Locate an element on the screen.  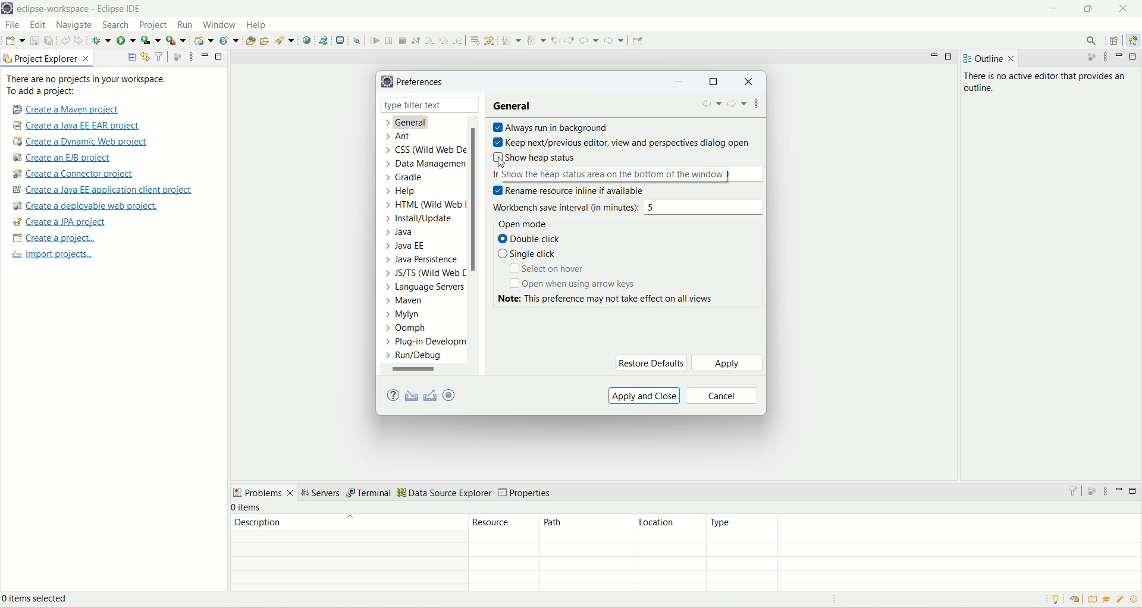
mayer is located at coordinates (407, 302).